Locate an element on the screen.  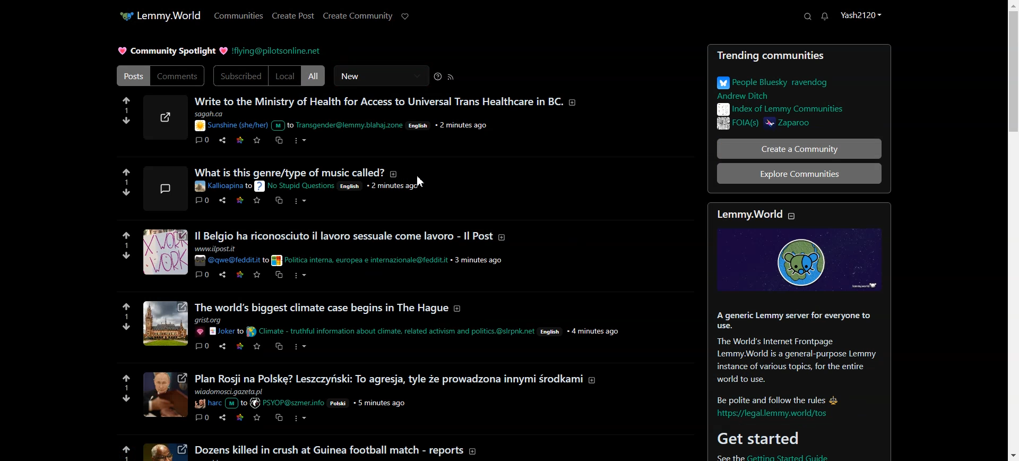
save is located at coordinates (258, 203).